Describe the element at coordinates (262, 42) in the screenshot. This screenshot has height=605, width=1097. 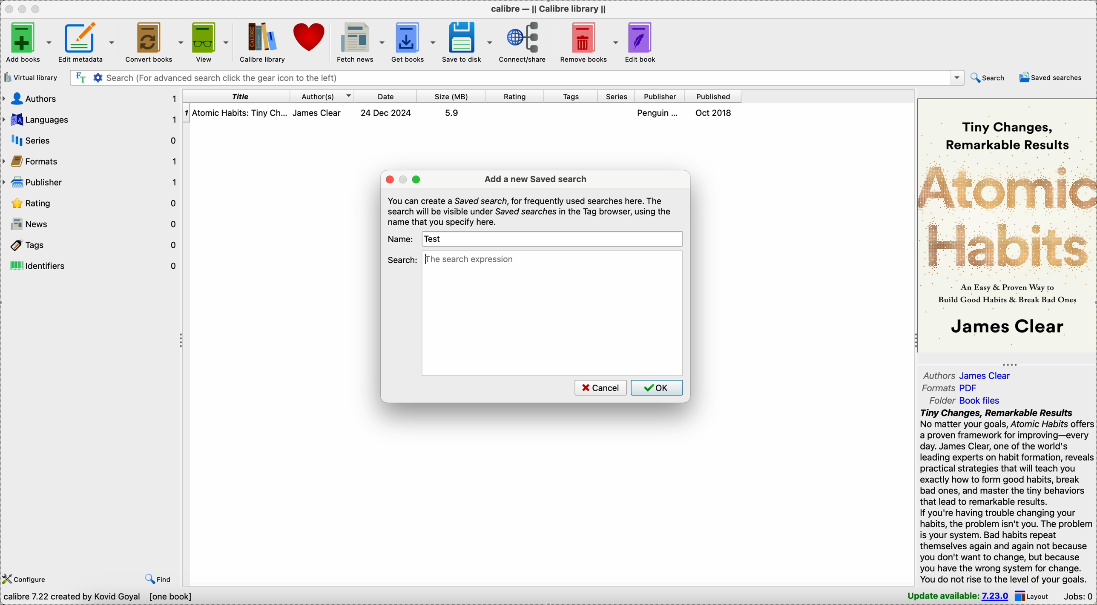
I see `Calibre library` at that location.